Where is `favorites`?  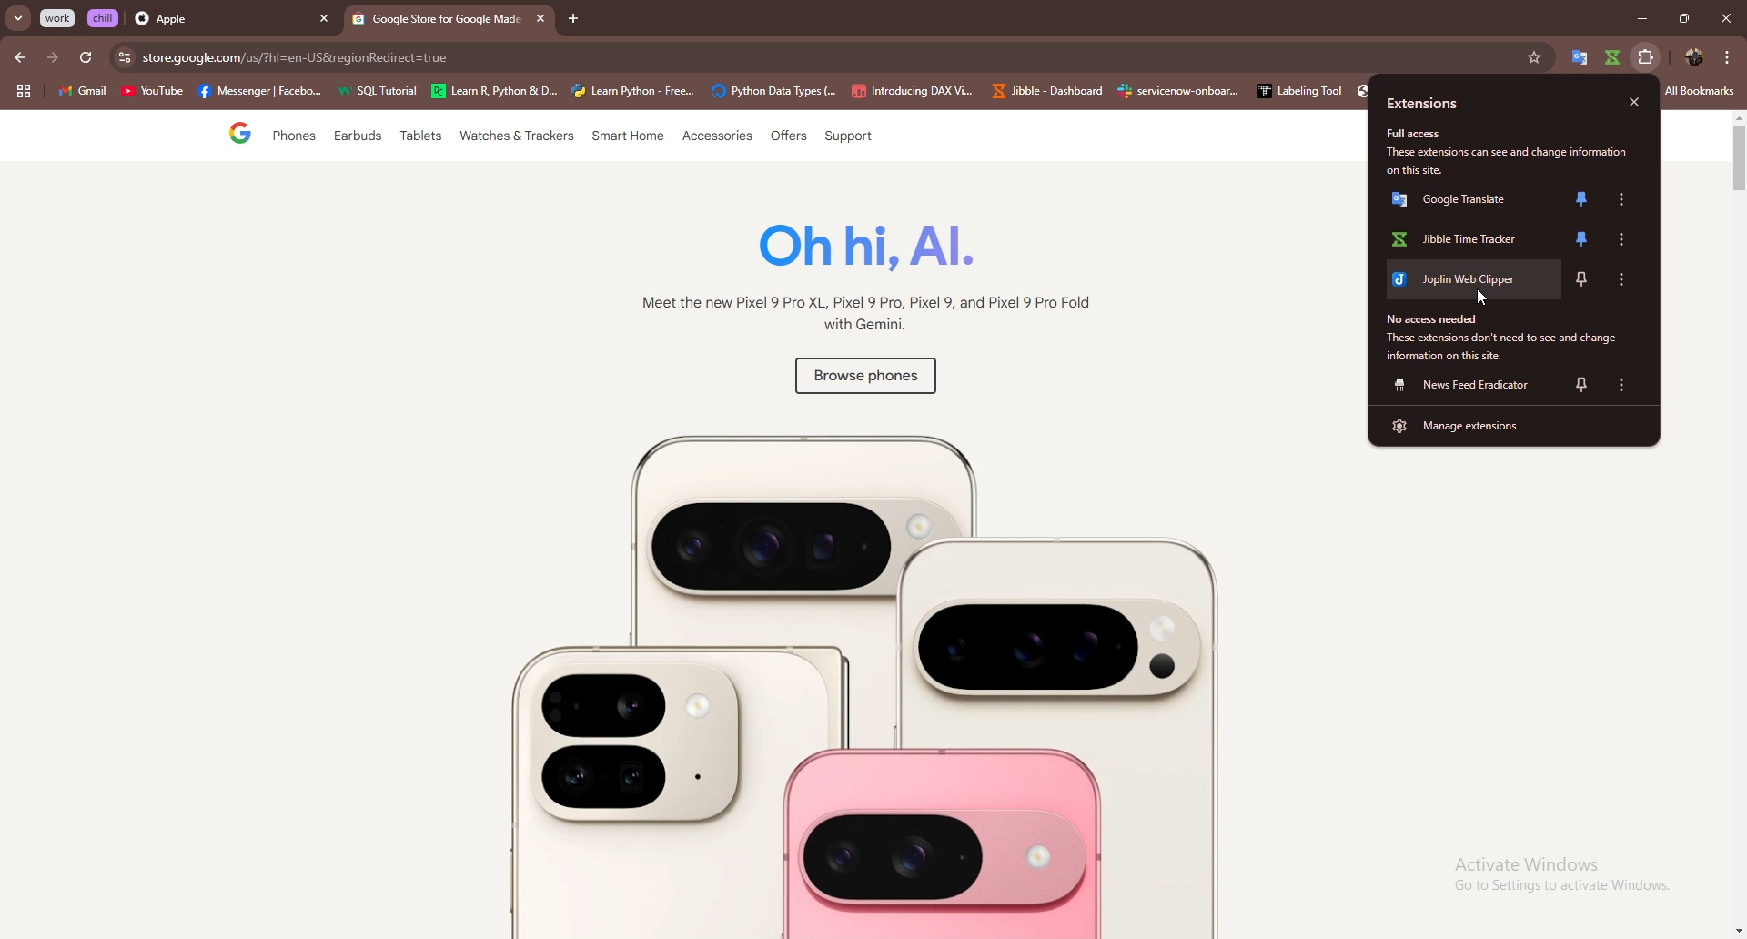
favorites is located at coordinates (1533, 57).